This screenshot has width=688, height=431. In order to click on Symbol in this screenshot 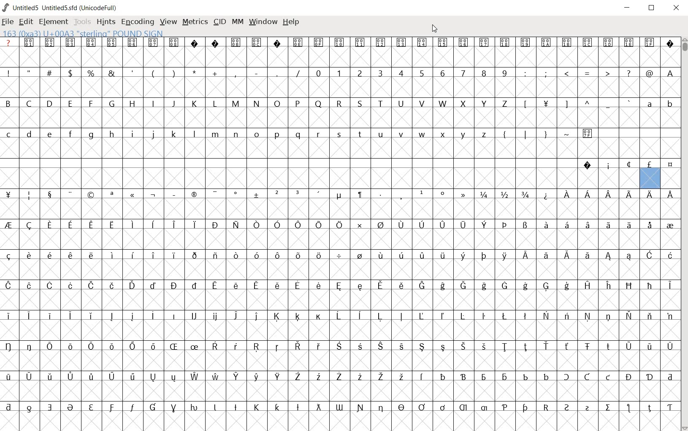, I will do `click(112, 43)`.